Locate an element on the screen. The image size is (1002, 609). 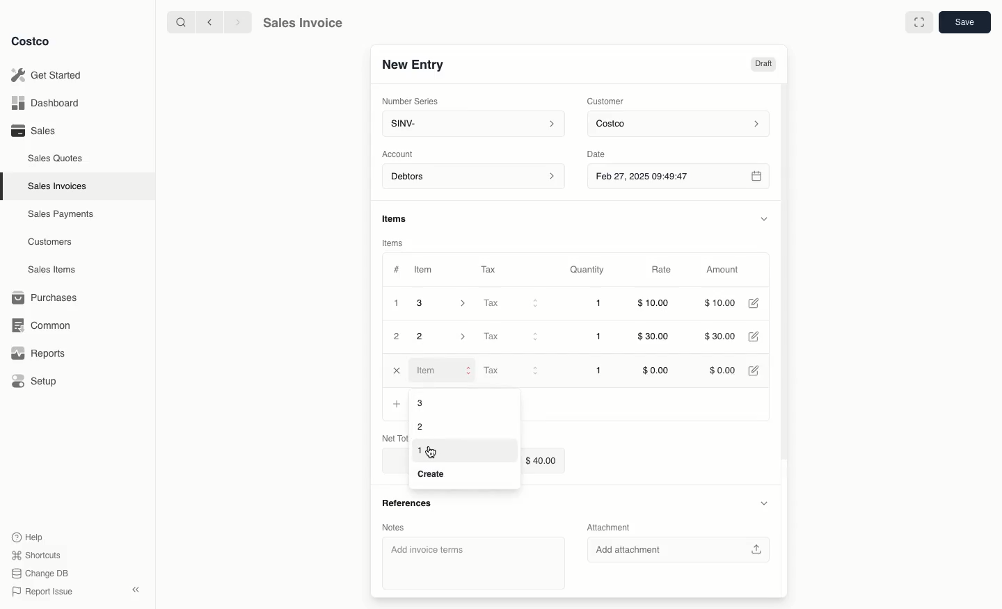
2 is located at coordinates (397, 337).